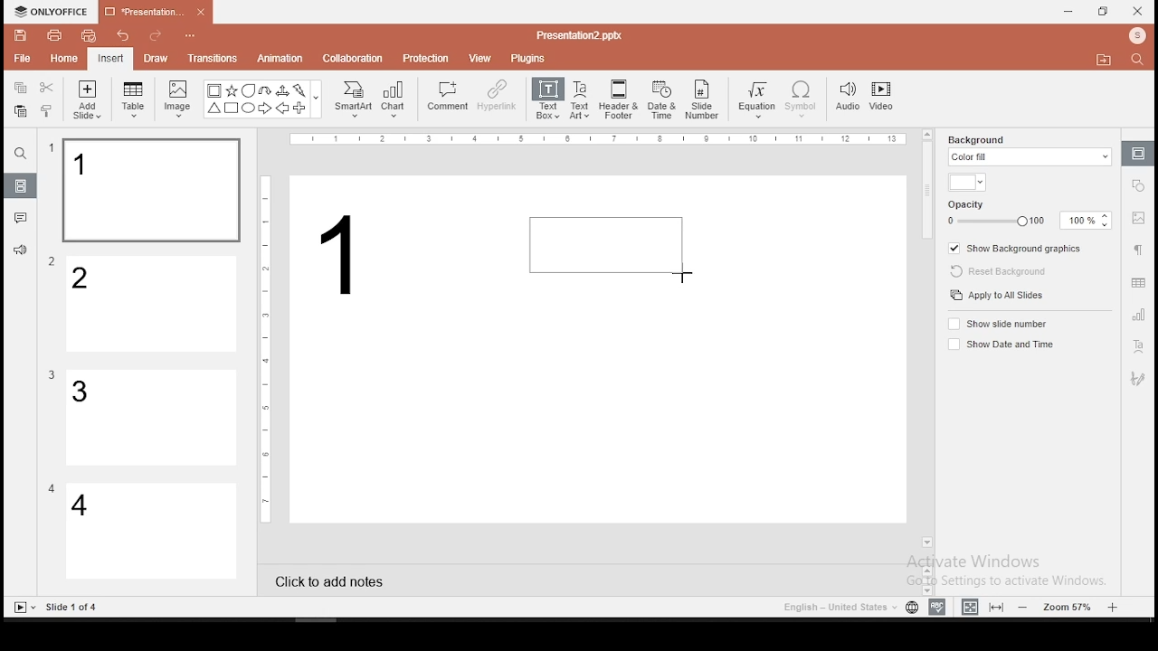  I want to click on collaboration, so click(355, 57).